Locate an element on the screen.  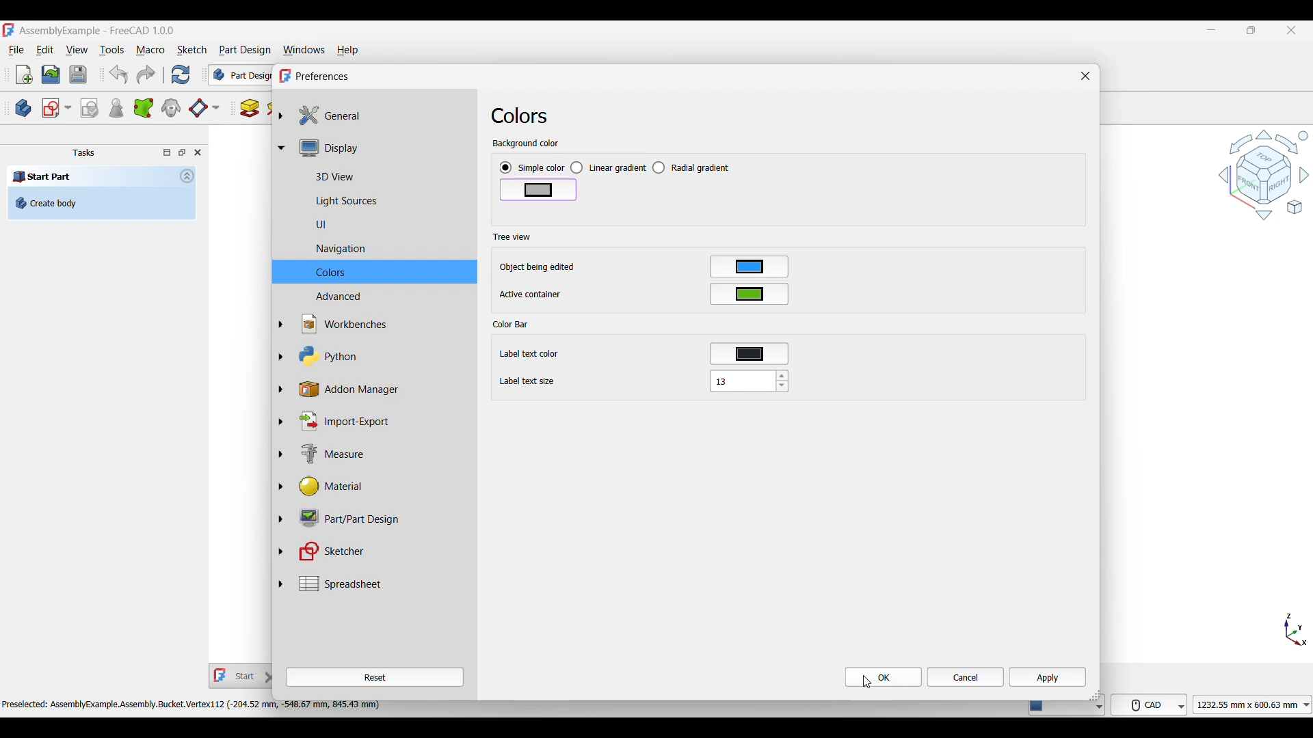
Active container is located at coordinates (531, 295).